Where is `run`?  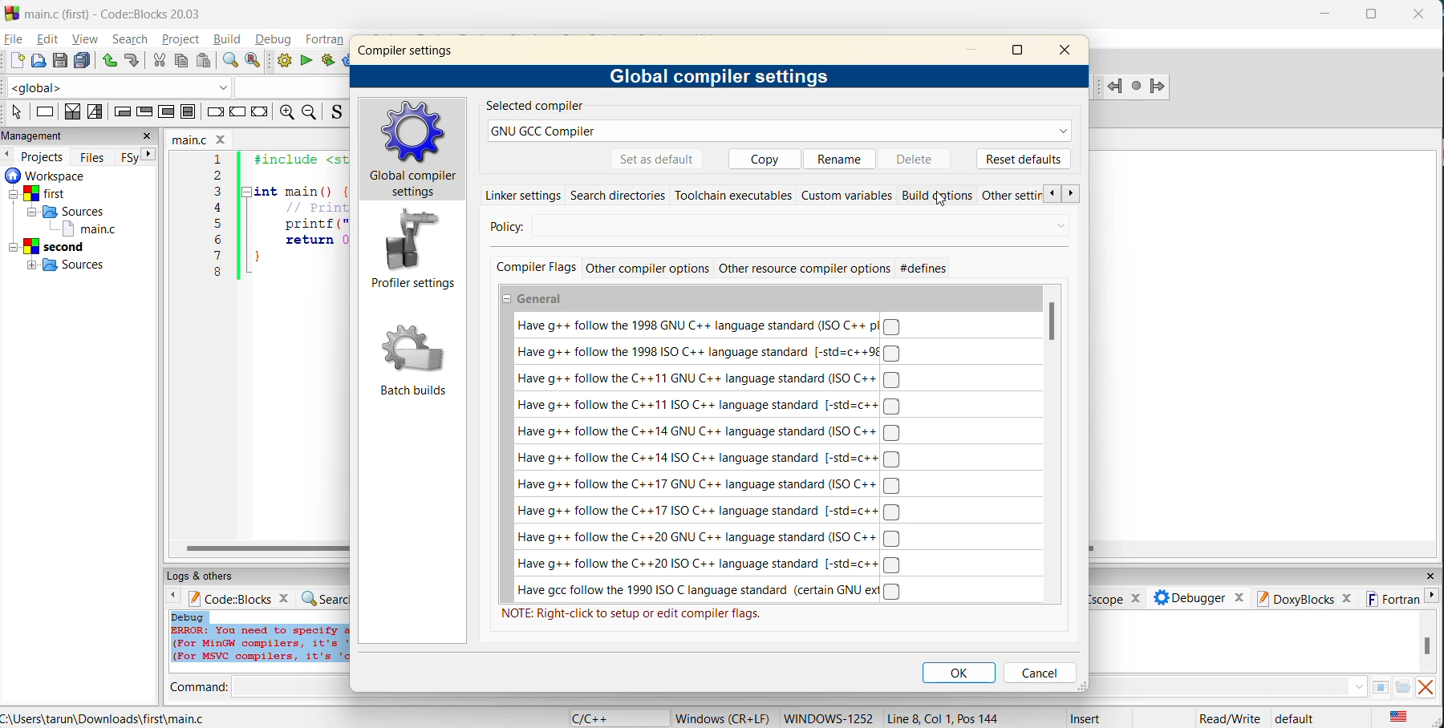 run is located at coordinates (307, 62).